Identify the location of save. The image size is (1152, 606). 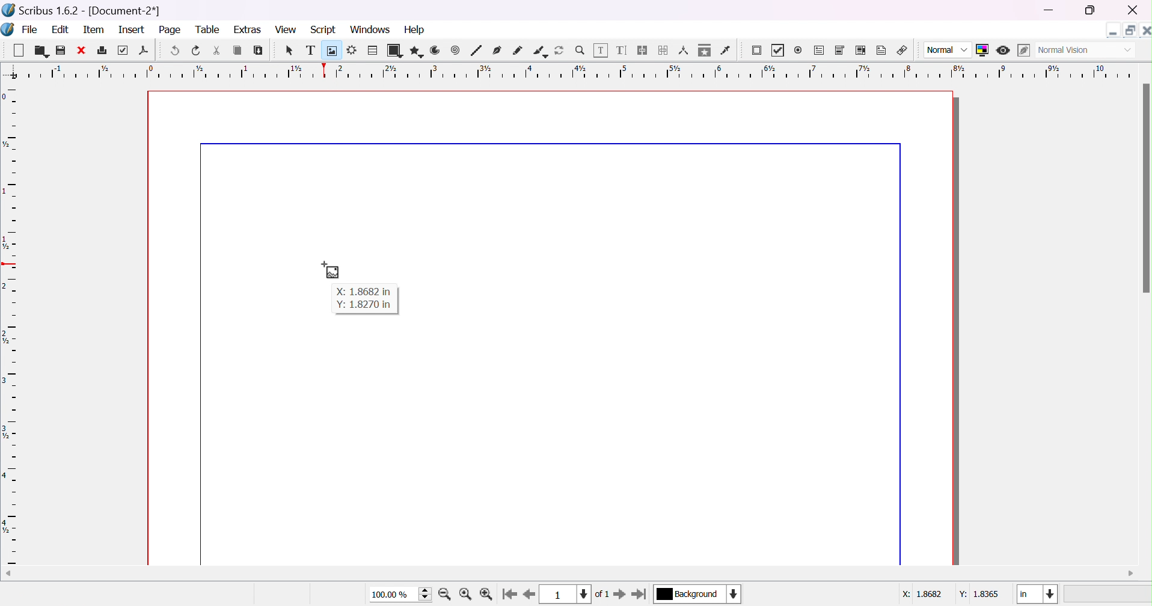
(61, 50).